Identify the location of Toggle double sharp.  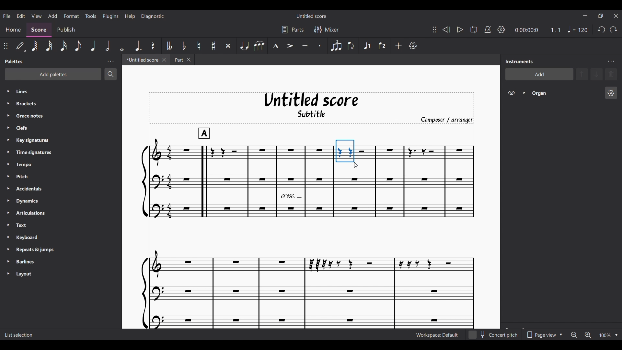
(228, 45).